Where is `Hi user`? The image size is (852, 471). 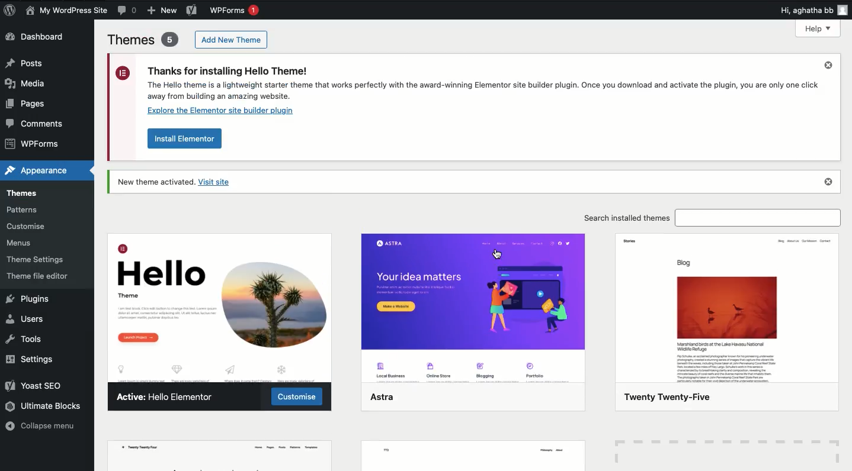
Hi user is located at coordinates (815, 9).